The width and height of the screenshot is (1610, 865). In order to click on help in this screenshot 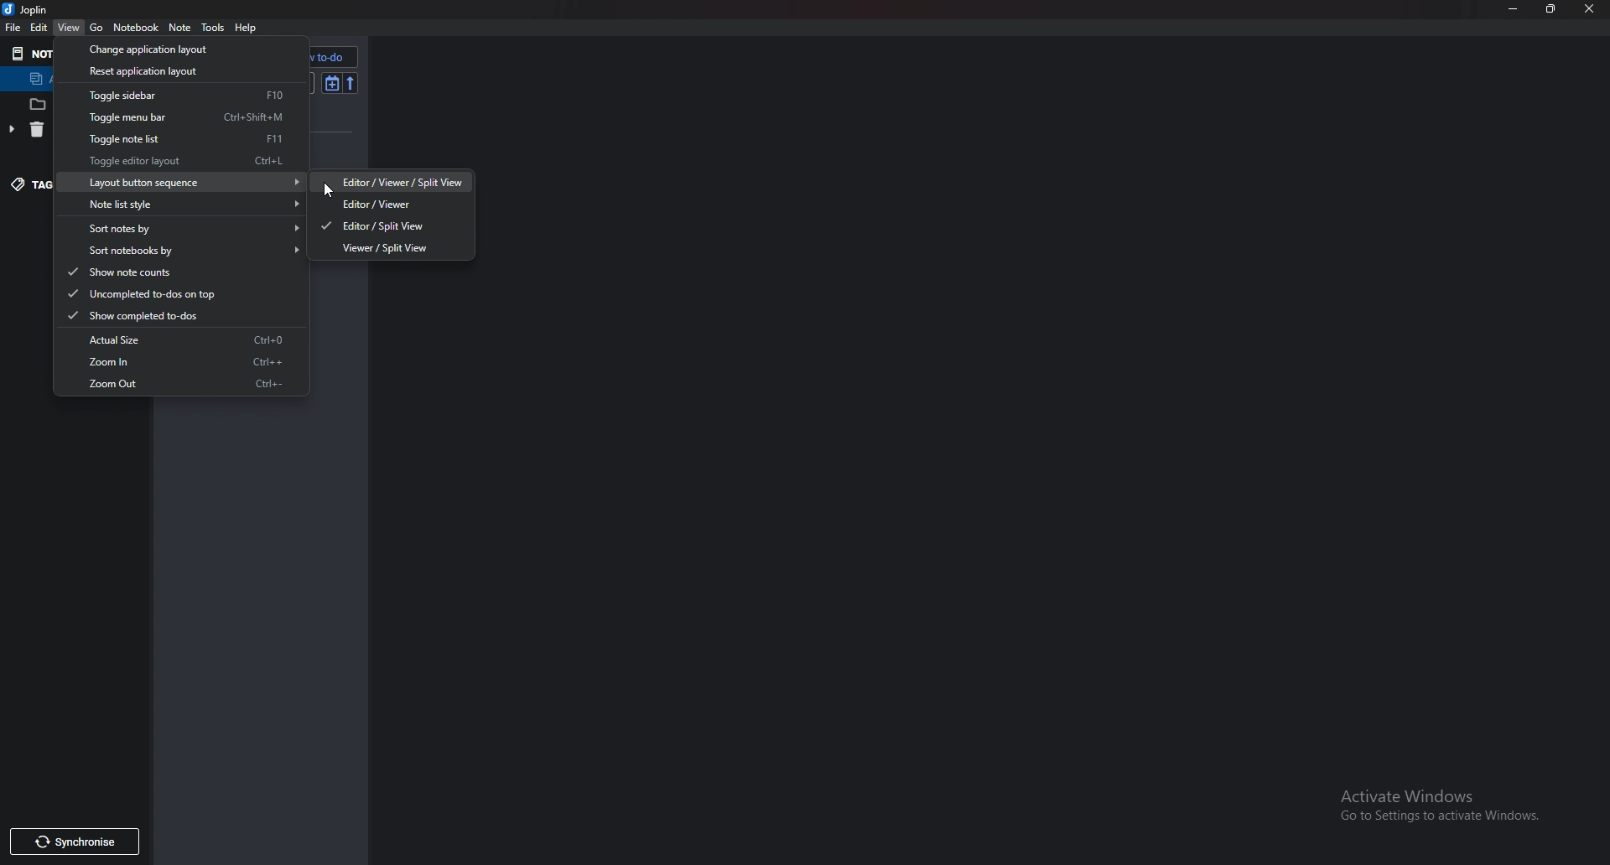, I will do `click(247, 29)`.